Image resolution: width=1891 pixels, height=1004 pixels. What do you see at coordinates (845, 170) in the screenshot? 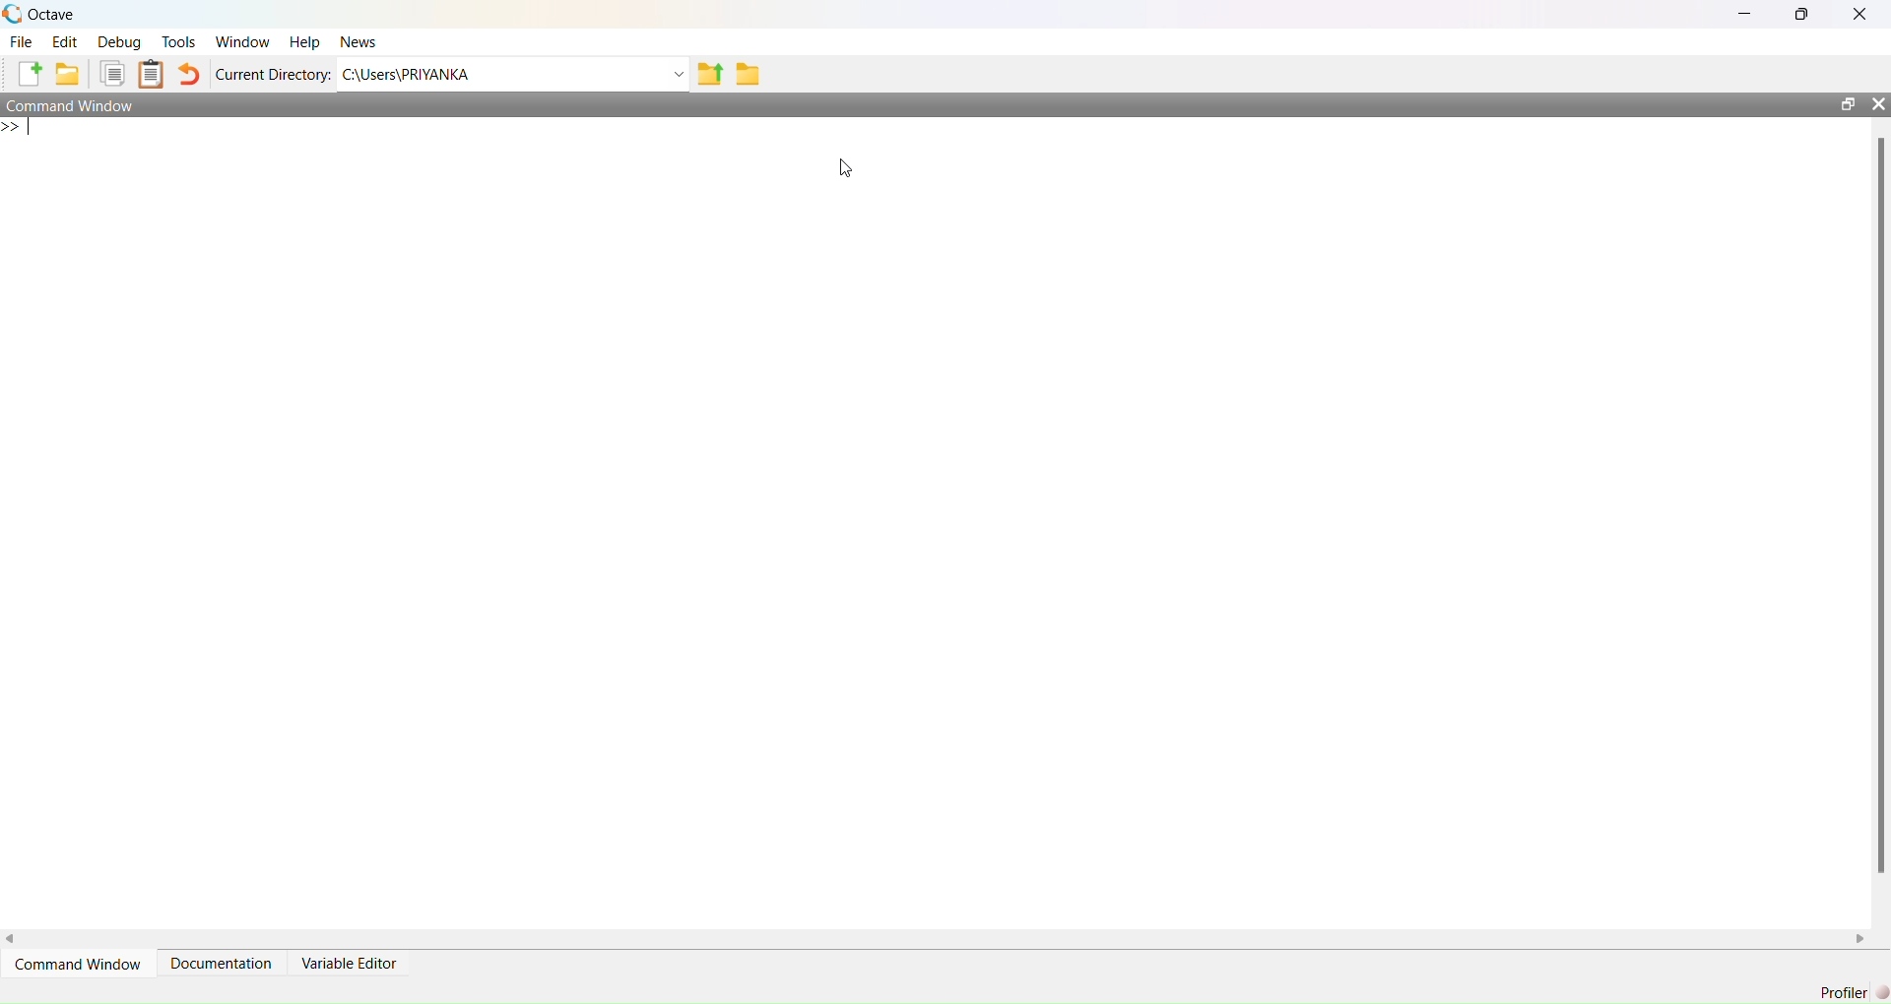
I see `cursor` at bounding box center [845, 170].